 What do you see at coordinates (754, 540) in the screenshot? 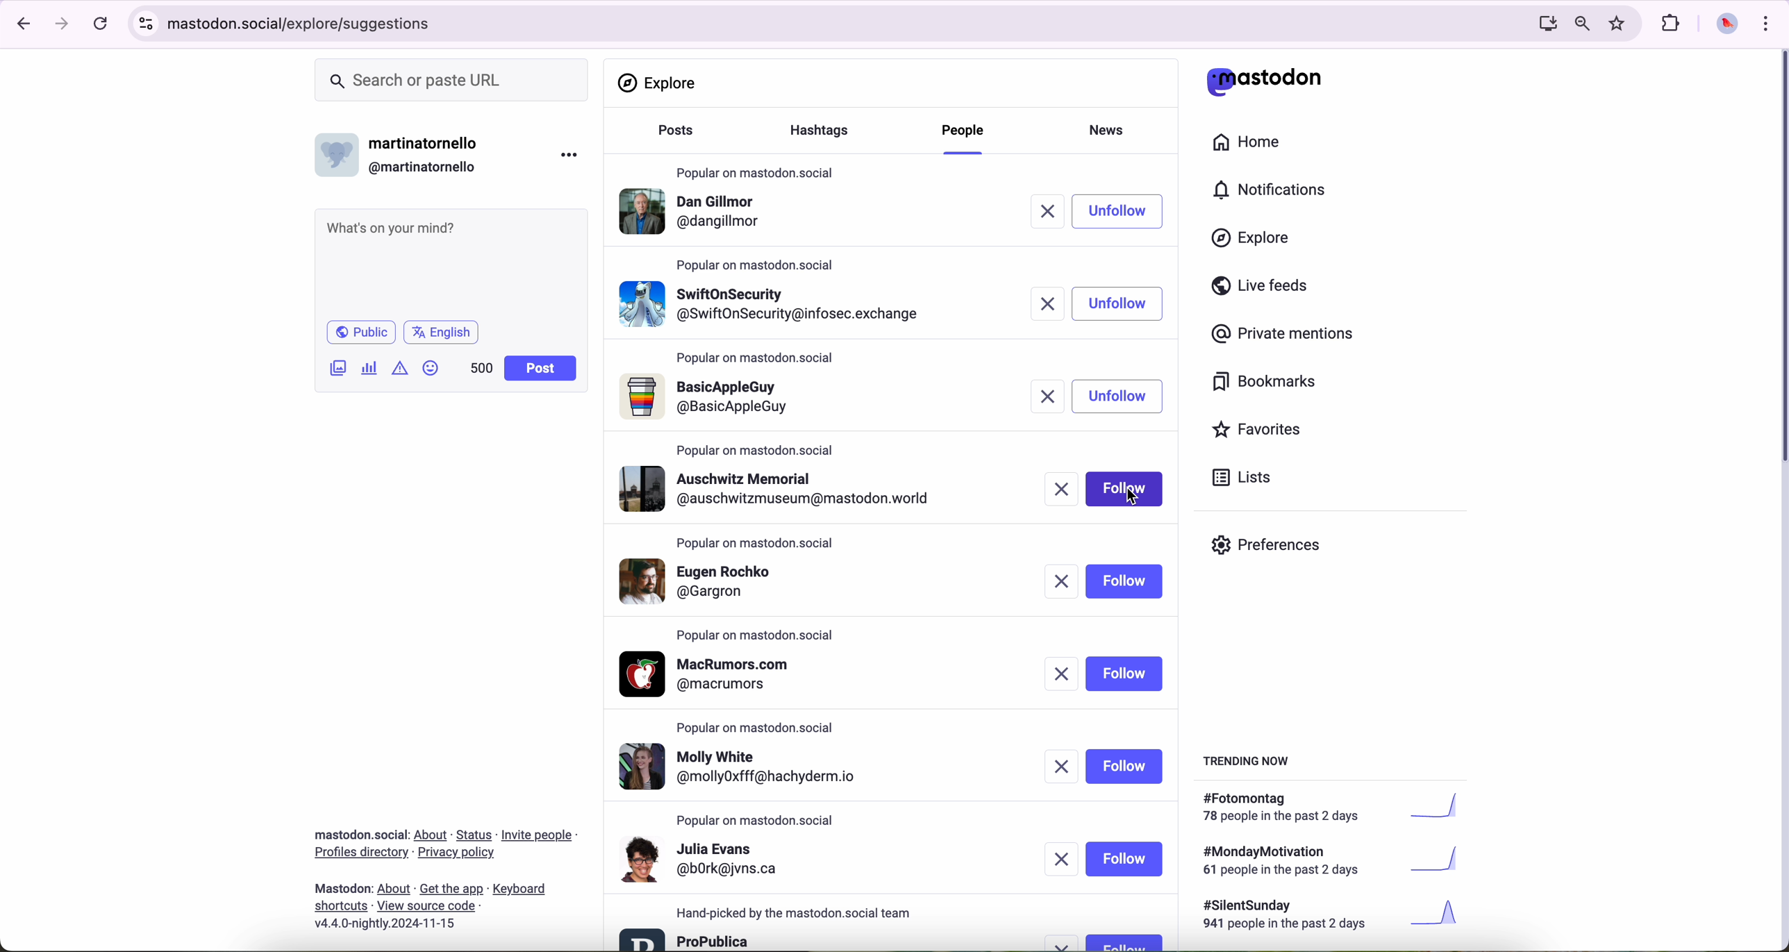
I see `popular on mastodon.social` at bounding box center [754, 540].